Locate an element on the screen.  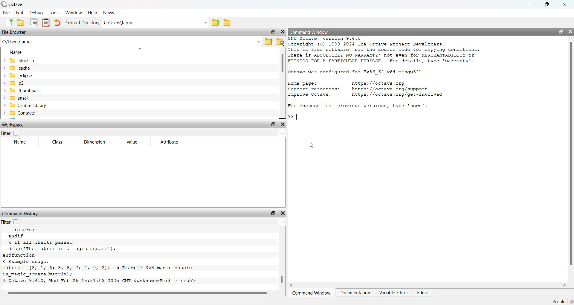
Filter is located at coordinates (12, 222).